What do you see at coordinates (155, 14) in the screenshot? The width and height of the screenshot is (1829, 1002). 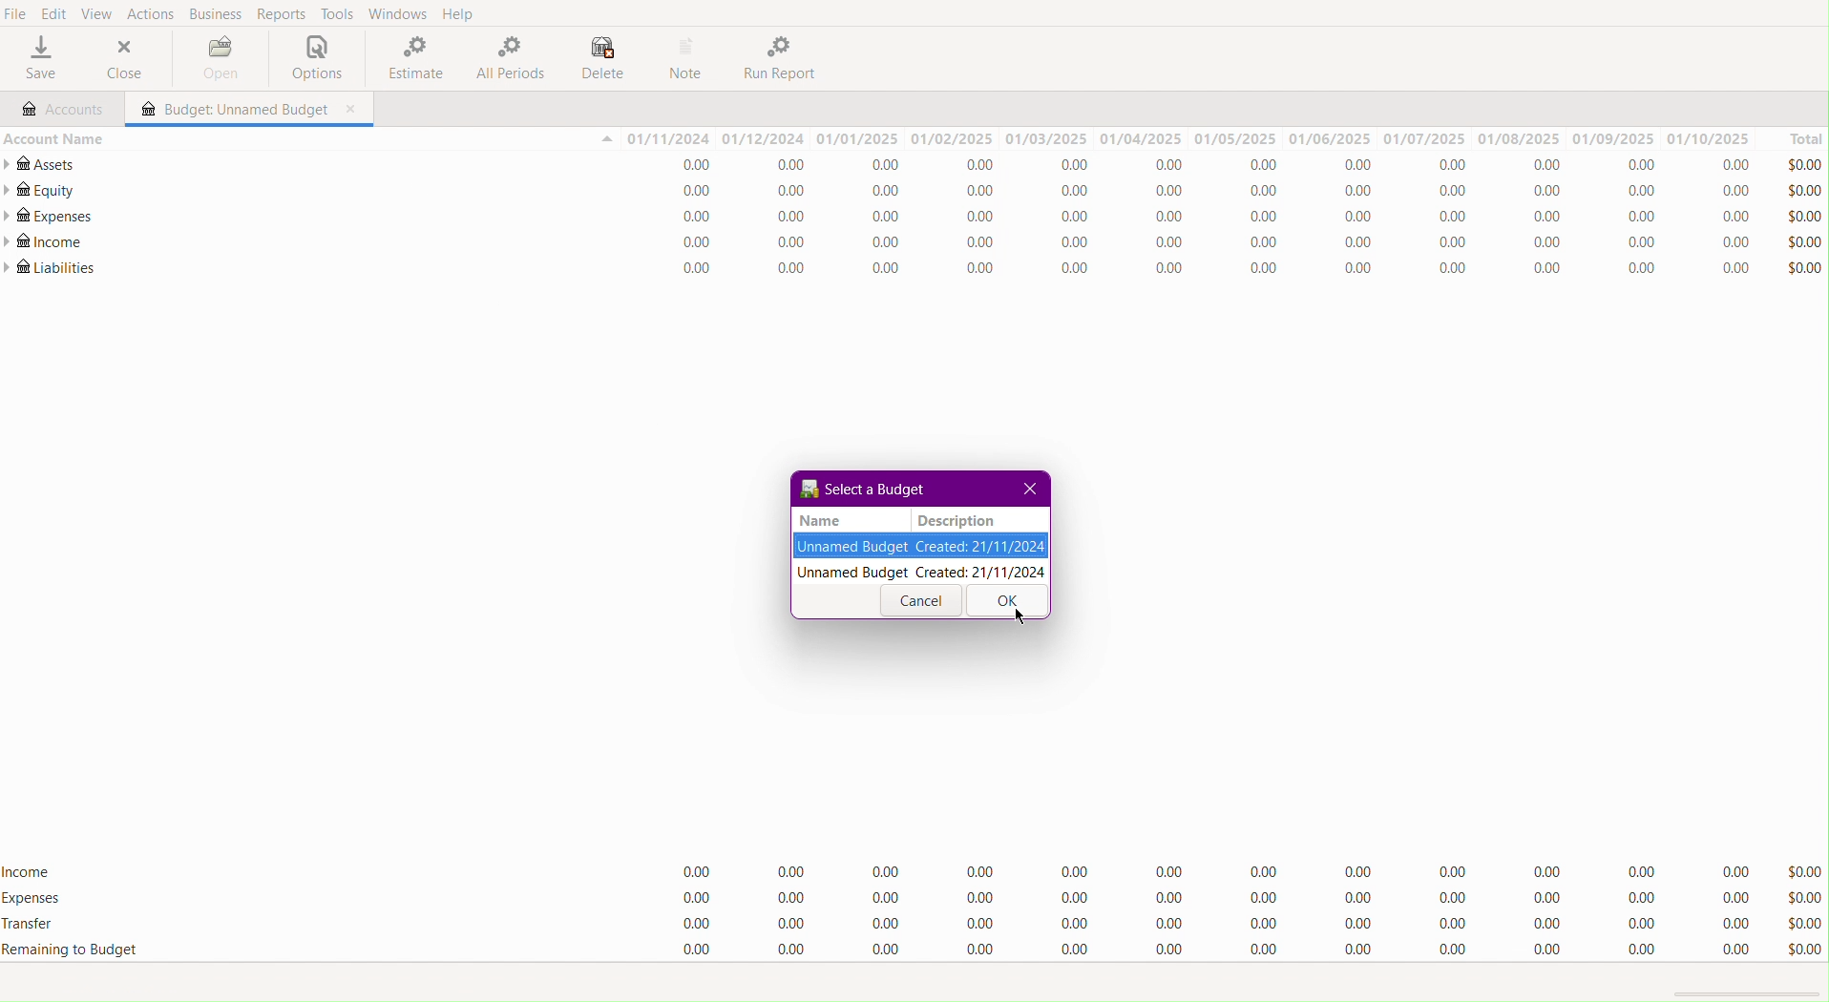 I see `Actions` at bounding box center [155, 14].